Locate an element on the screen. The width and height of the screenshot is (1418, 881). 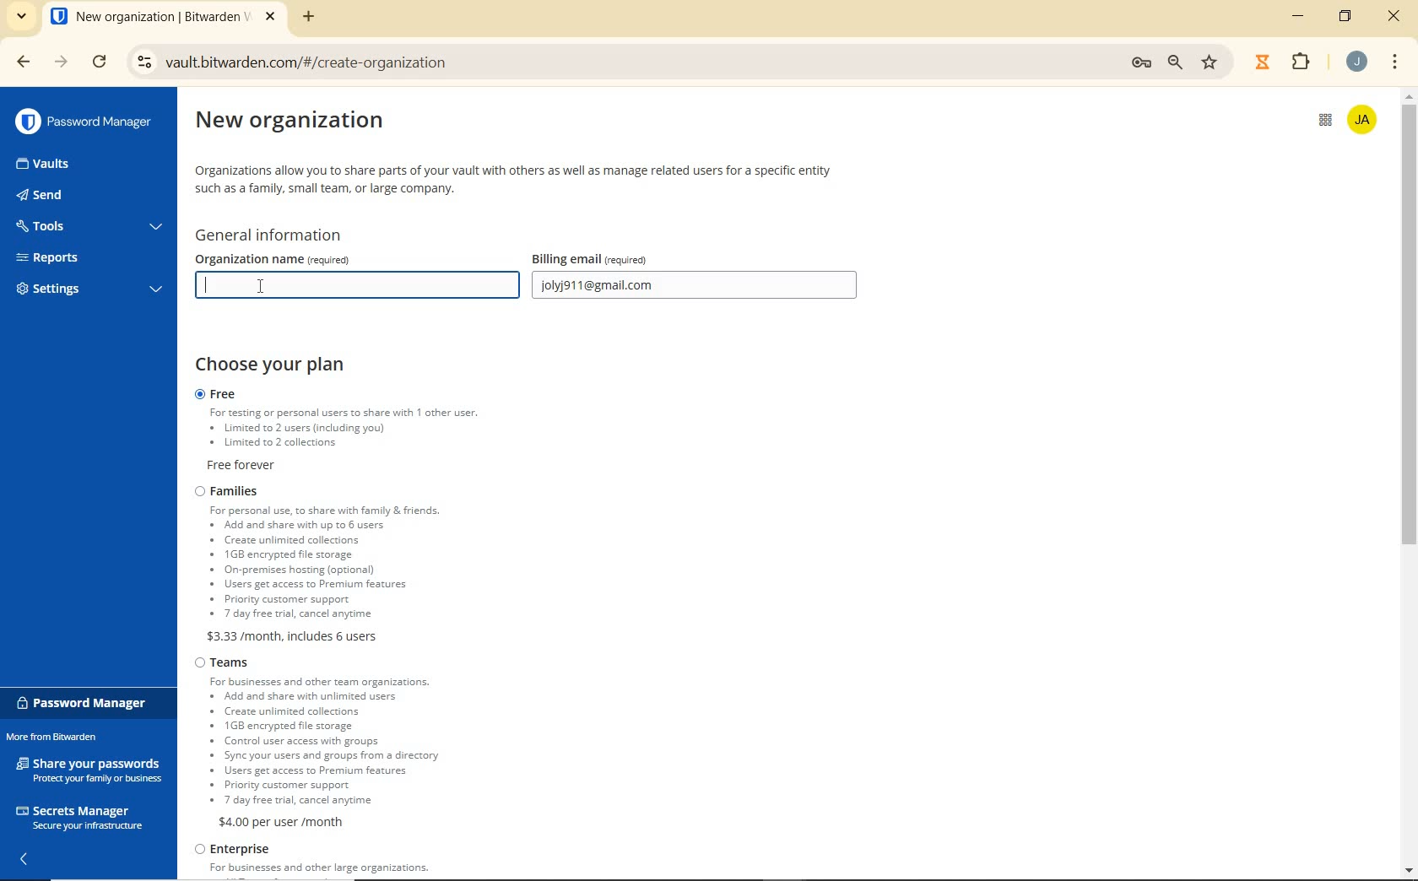
minimize is located at coordinates (1301, 16).